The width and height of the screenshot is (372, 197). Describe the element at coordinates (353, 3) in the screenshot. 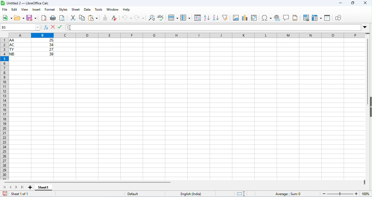

I see `maximize` at that location.